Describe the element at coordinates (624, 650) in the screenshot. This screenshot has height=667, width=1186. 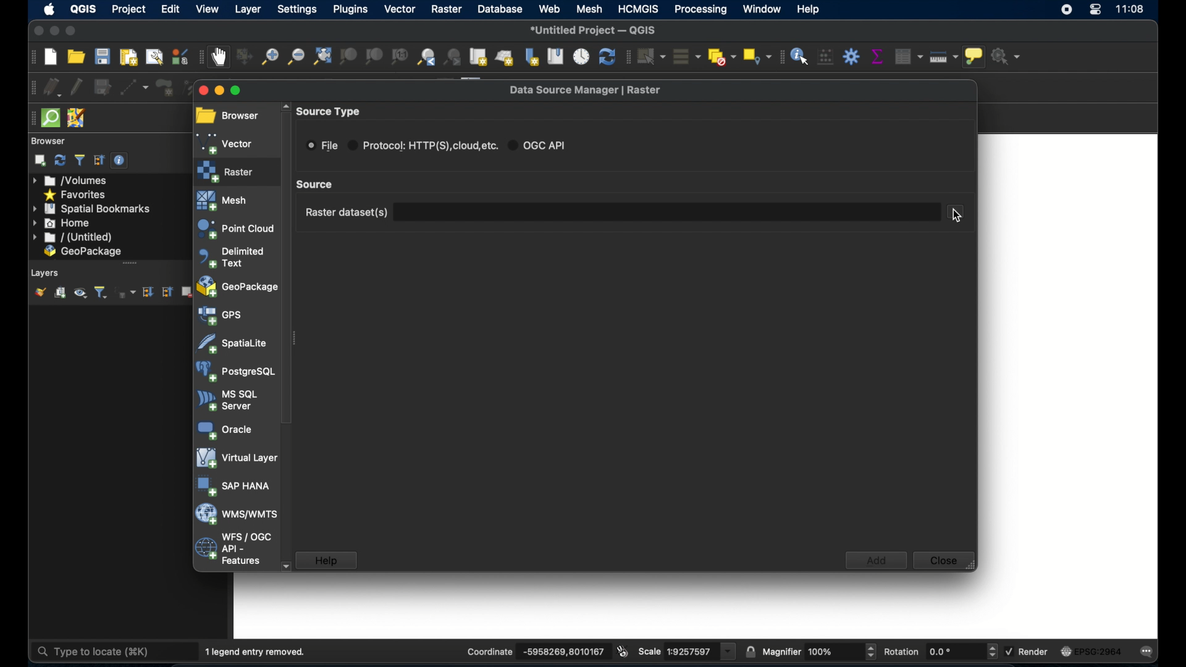
I see `toggle extents and mouse position display` at that location.